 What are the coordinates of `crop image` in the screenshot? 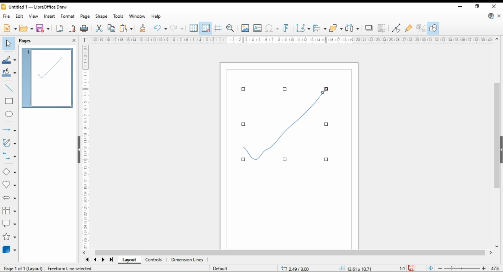 It's located at (382, 28).